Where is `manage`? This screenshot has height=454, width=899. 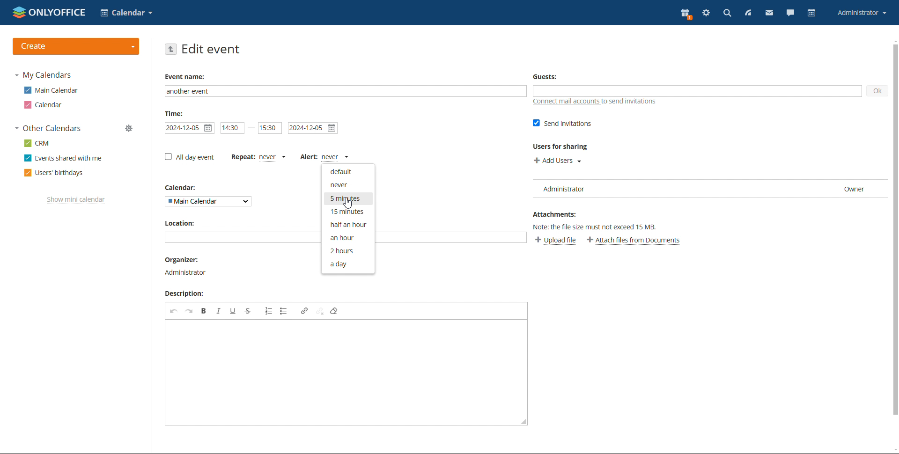 manage is located at coordinates (130, 128).